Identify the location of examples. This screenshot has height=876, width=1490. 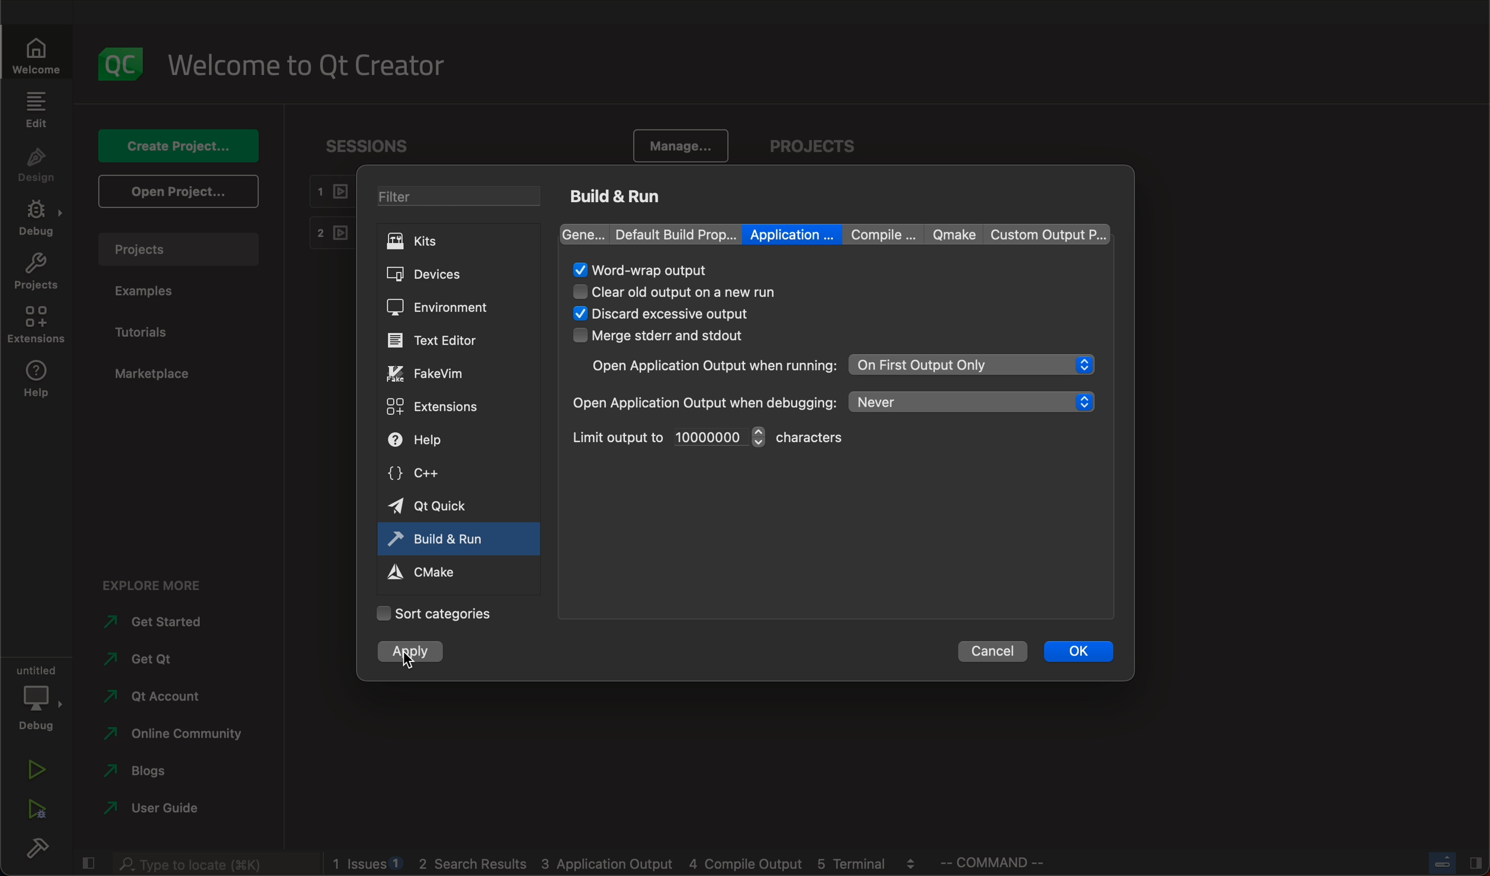
(145, 289).